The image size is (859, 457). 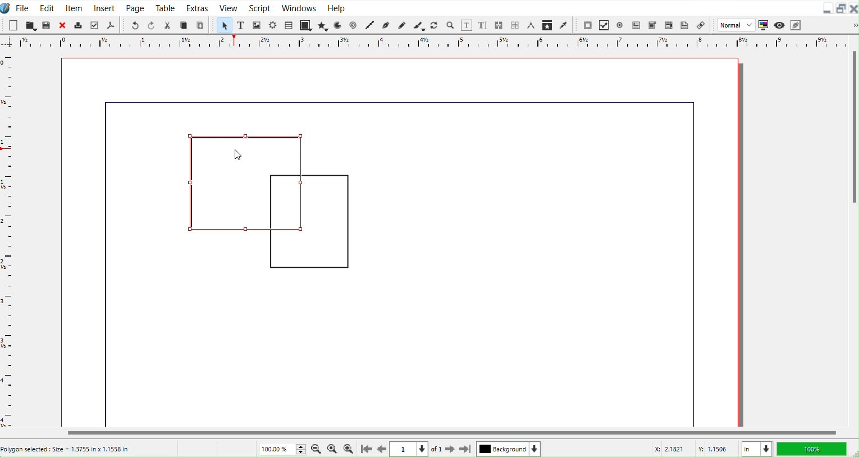 What do you see at coordinates (850, 25) in the screenshot?
I see `Drop down box` at bounding box center [850, 25].